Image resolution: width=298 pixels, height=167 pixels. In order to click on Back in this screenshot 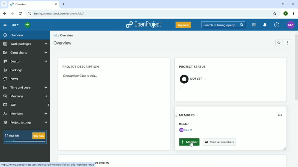, I will do `click(4, 13)`.